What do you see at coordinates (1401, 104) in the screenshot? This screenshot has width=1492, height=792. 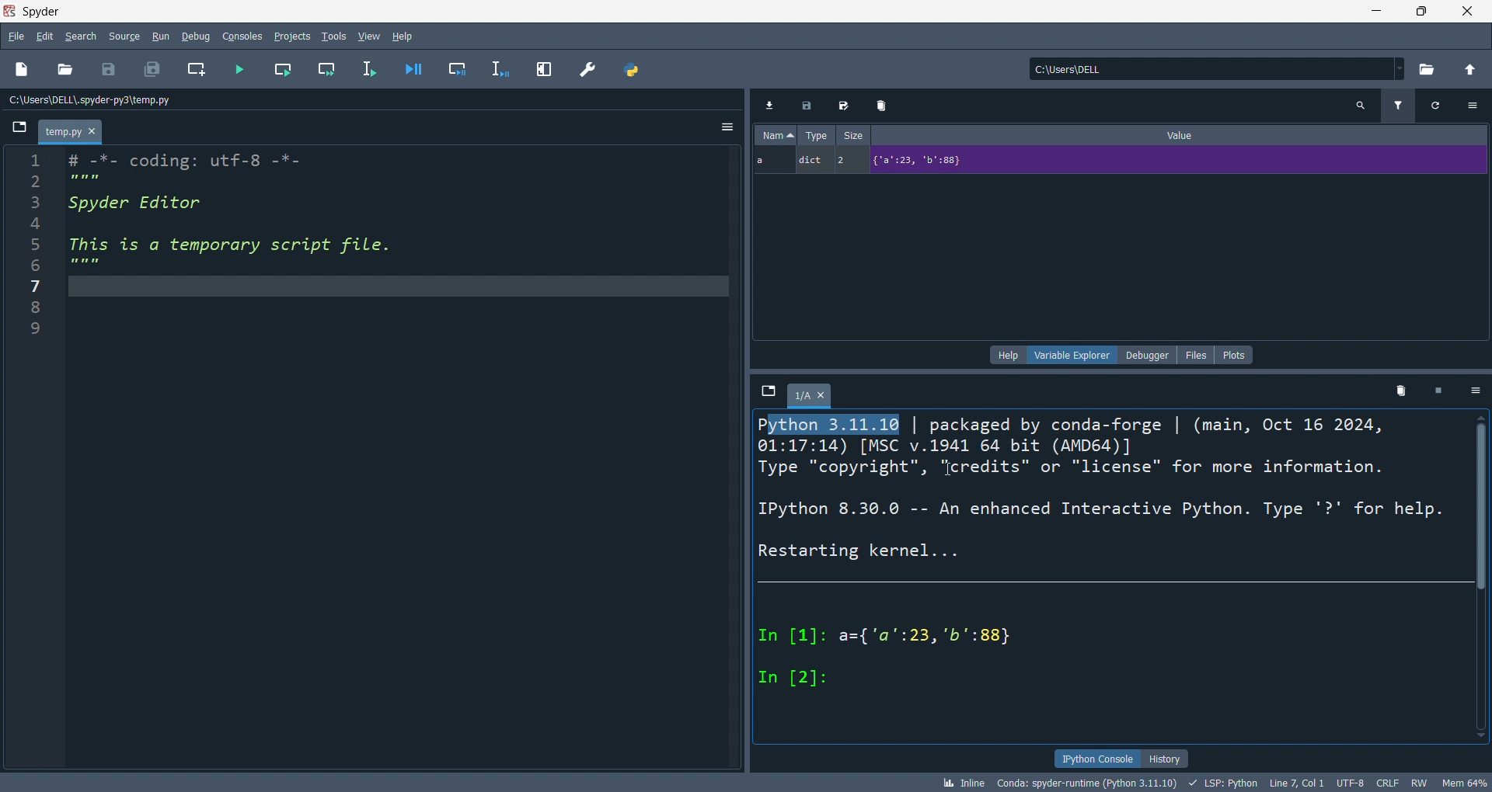 I see `filter` at bounding box center [1401, 104].